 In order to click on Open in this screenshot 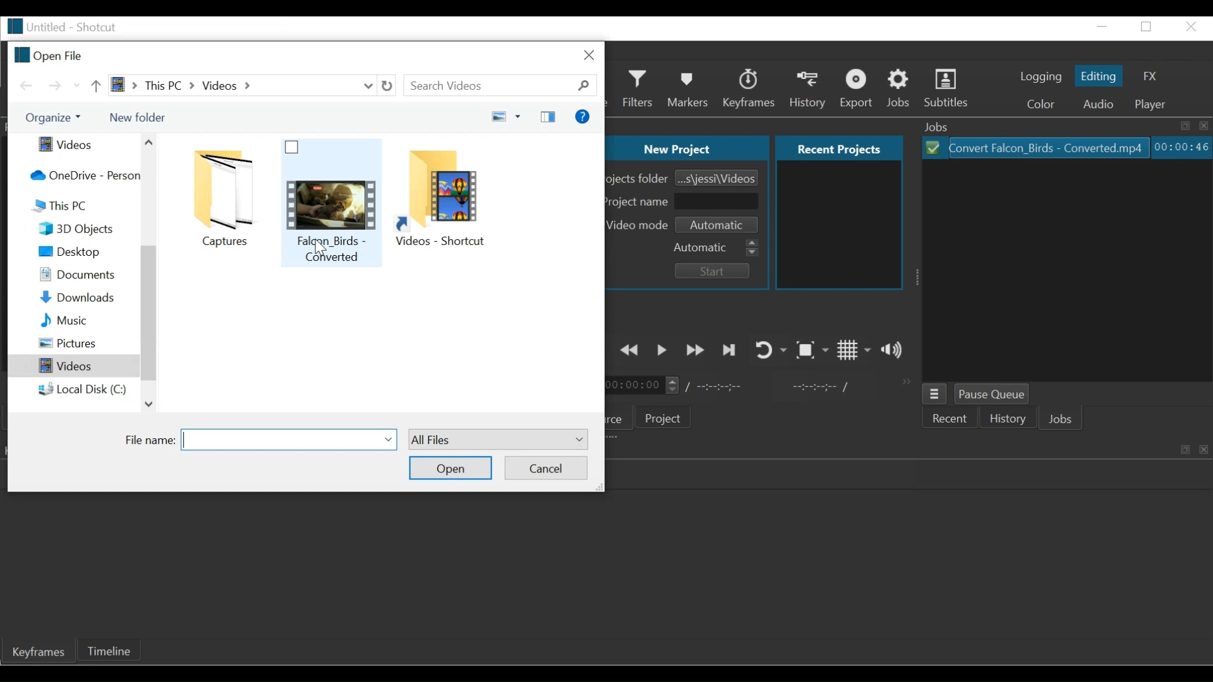, I will do `click(450, 467)`.